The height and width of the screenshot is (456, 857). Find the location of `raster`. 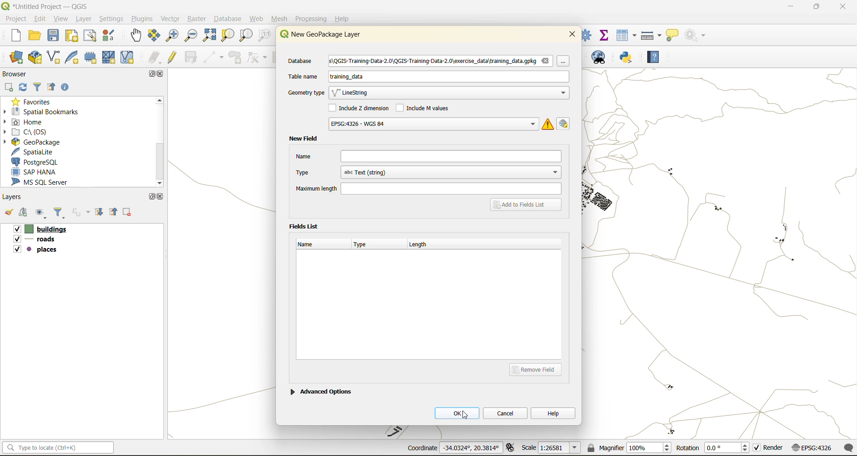

raster is located at coordinates (197, 19).